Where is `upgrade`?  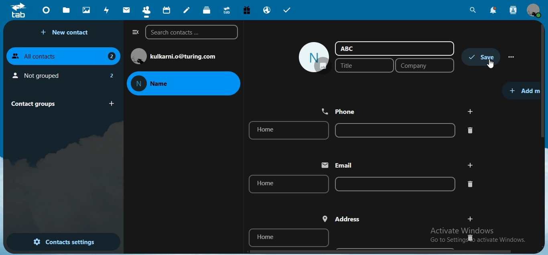
upgrade is located at coordinates (226, 10).